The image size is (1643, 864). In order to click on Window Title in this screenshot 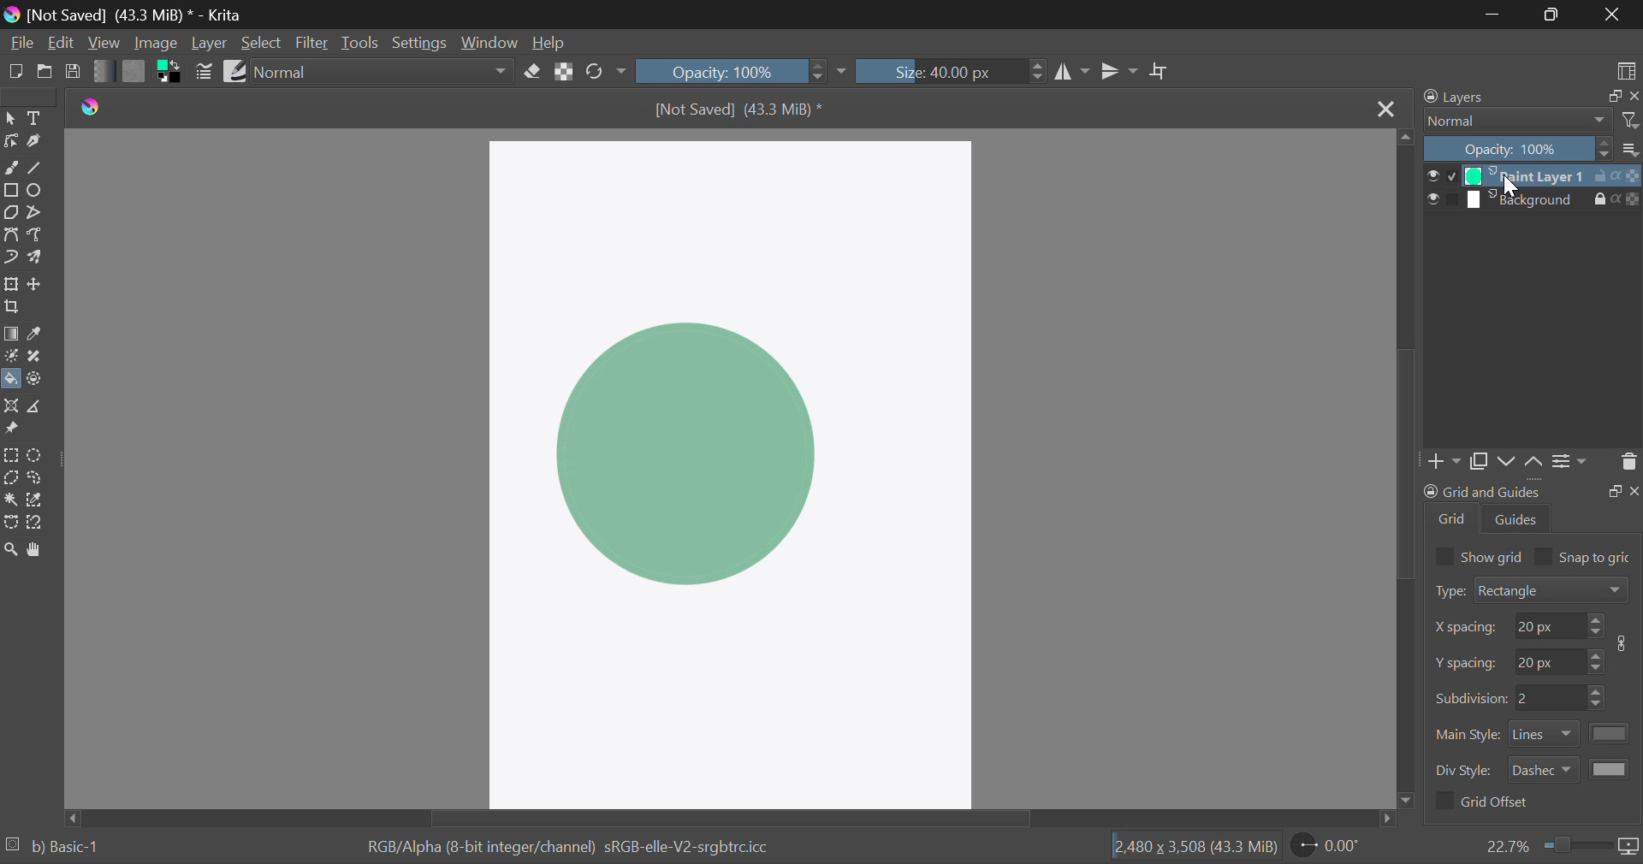, I will do `click(125, 15)`.